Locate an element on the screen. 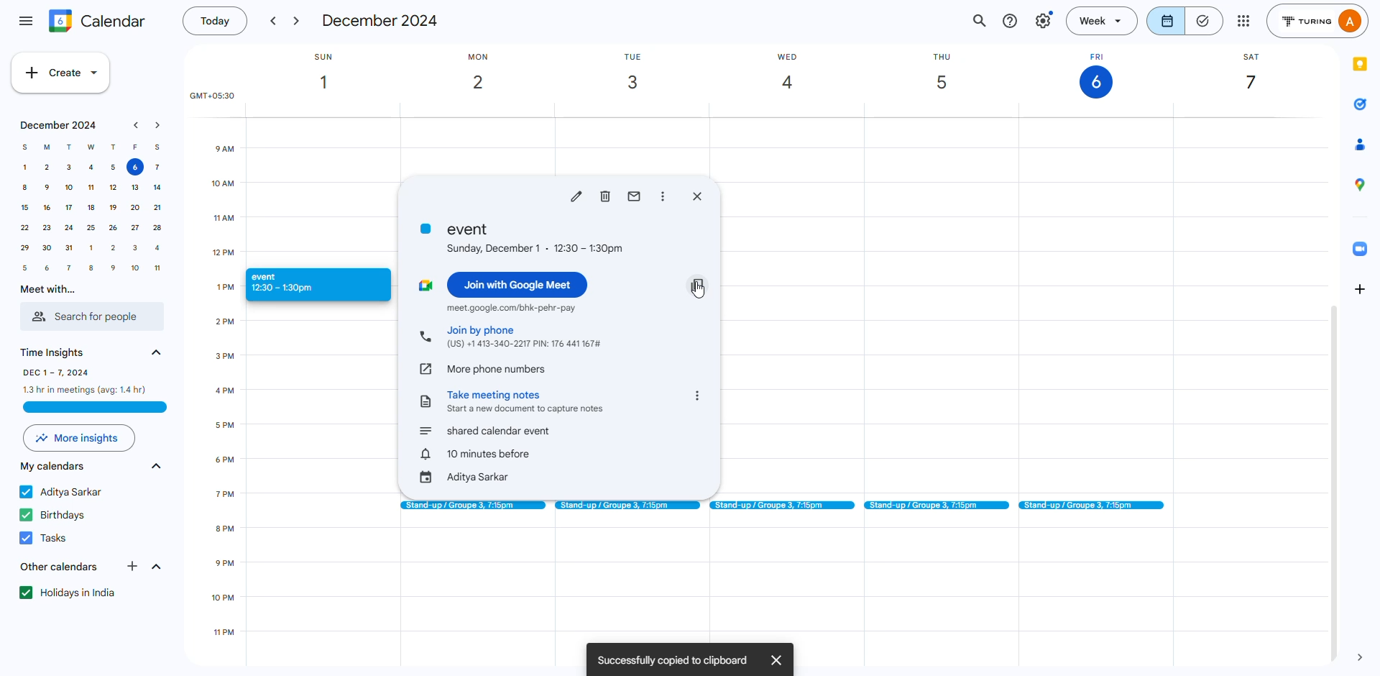 The height and width of the screenshot is (676, 1380). 5 is located at coordinates (113, 168).